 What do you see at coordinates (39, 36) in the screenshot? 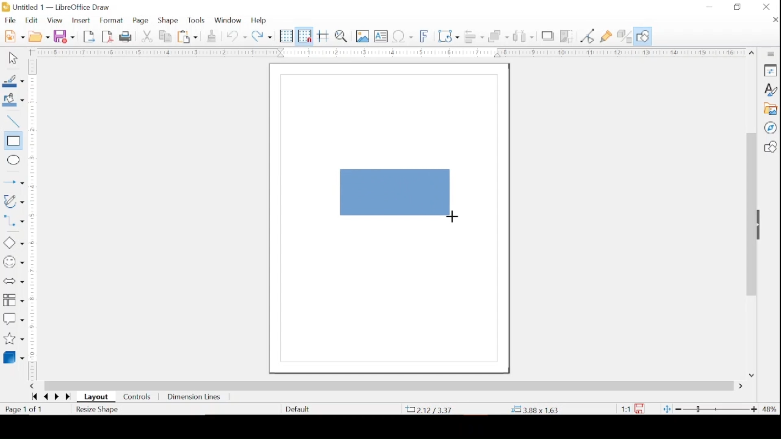
I see `open` at bounding box center [39, 36].